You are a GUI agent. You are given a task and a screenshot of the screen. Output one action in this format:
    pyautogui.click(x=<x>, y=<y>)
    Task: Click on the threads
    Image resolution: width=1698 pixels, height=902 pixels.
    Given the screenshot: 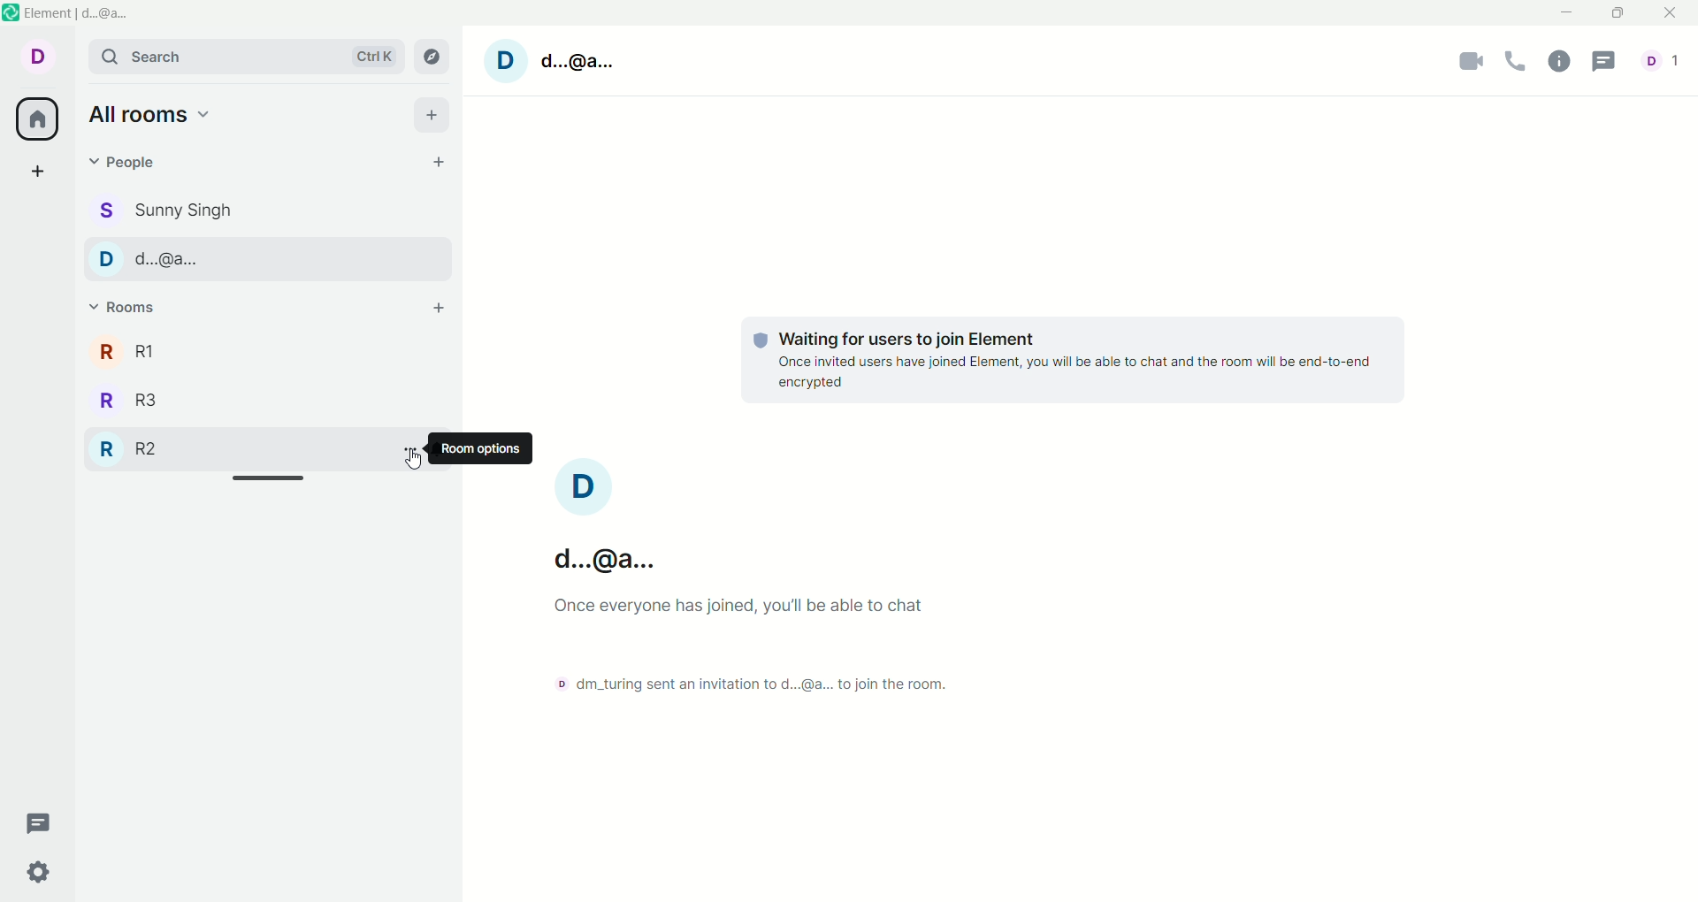 What is the action you would take?
    pyautogui.click(x=36, y=826)
    